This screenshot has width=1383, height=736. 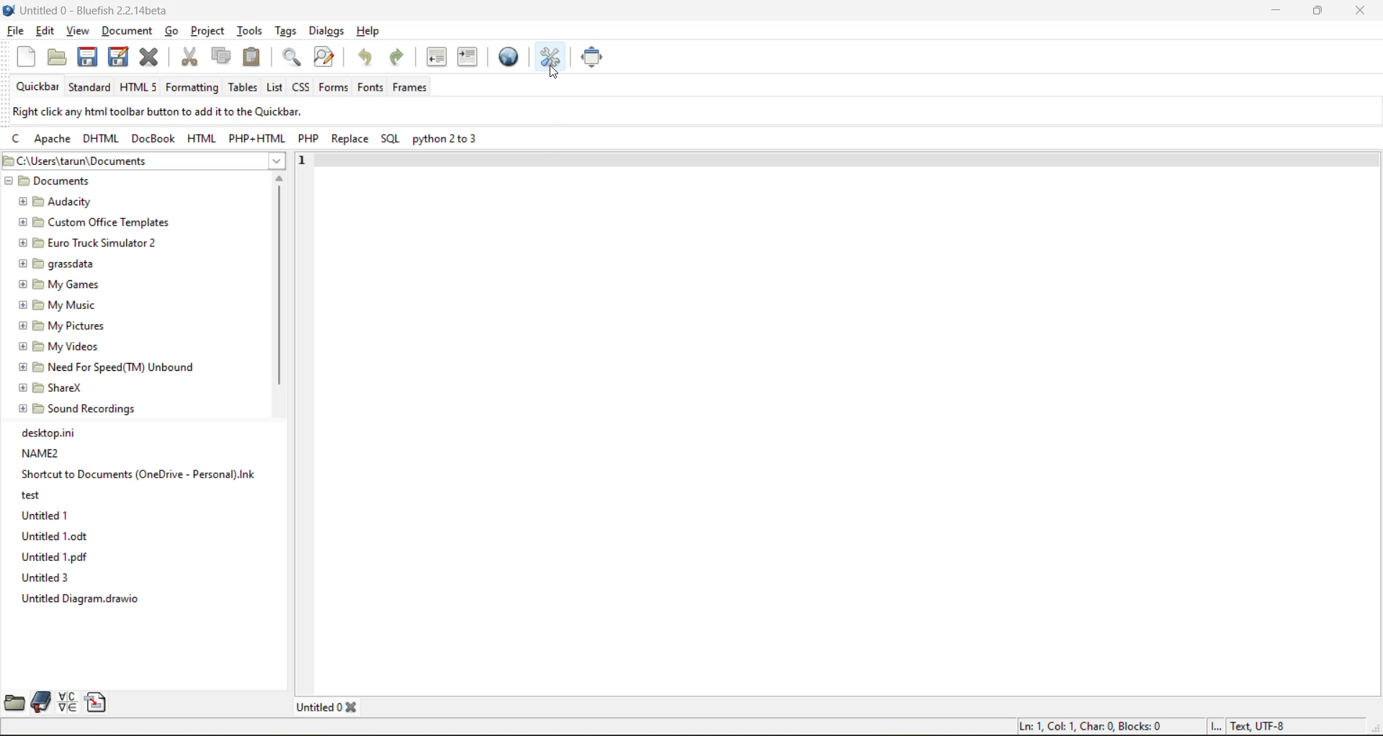 What do you see at coordinates (251, 30) in the screenshot?
I see `tools` at bounding box center [251, 30].